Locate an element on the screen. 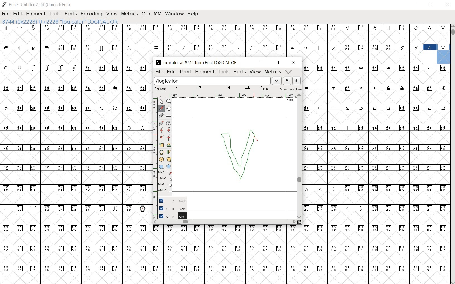 The height and width of the screenshot is (284, 455). flip the selection is located at coordinates (161, 152).